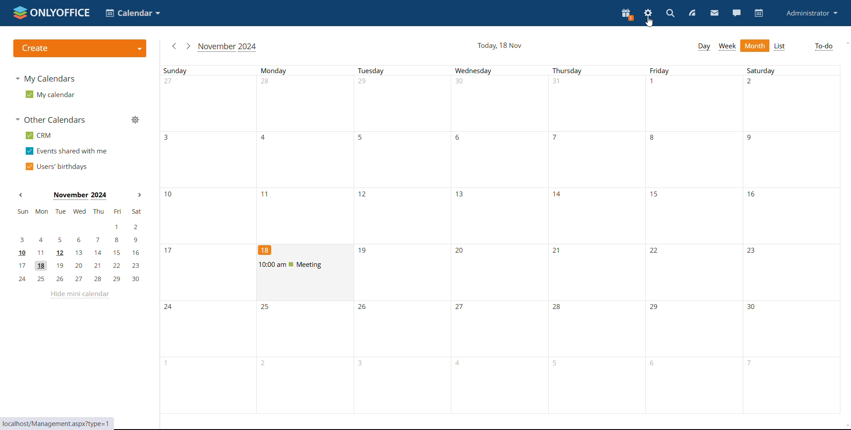 The image size is (851, 430). What do you see at coordinates (79, 196) in the screenshot?
I see `current month` at bounding box center [79, 196].